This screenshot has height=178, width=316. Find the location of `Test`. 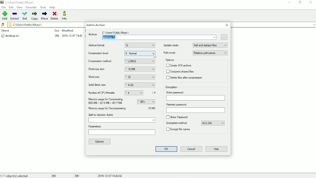

Test is located at coordinates (25, 16).